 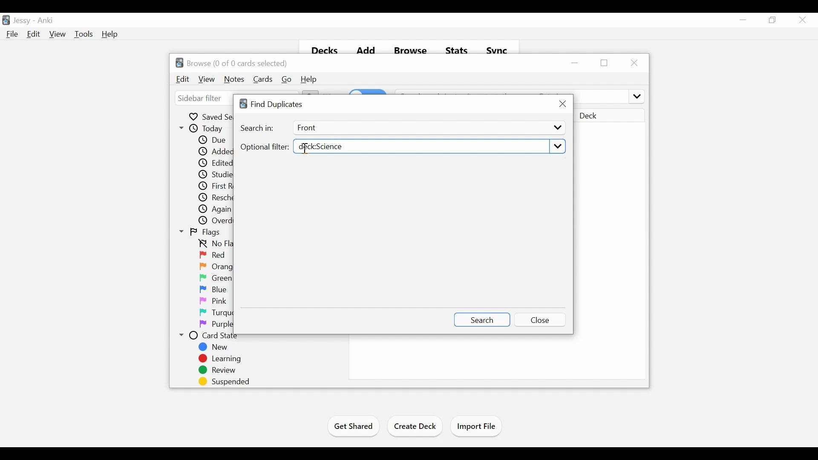 What do you see at coordinates (213, 302) in the screenshot?
I see `Pink` at bounding box center [213, 302].